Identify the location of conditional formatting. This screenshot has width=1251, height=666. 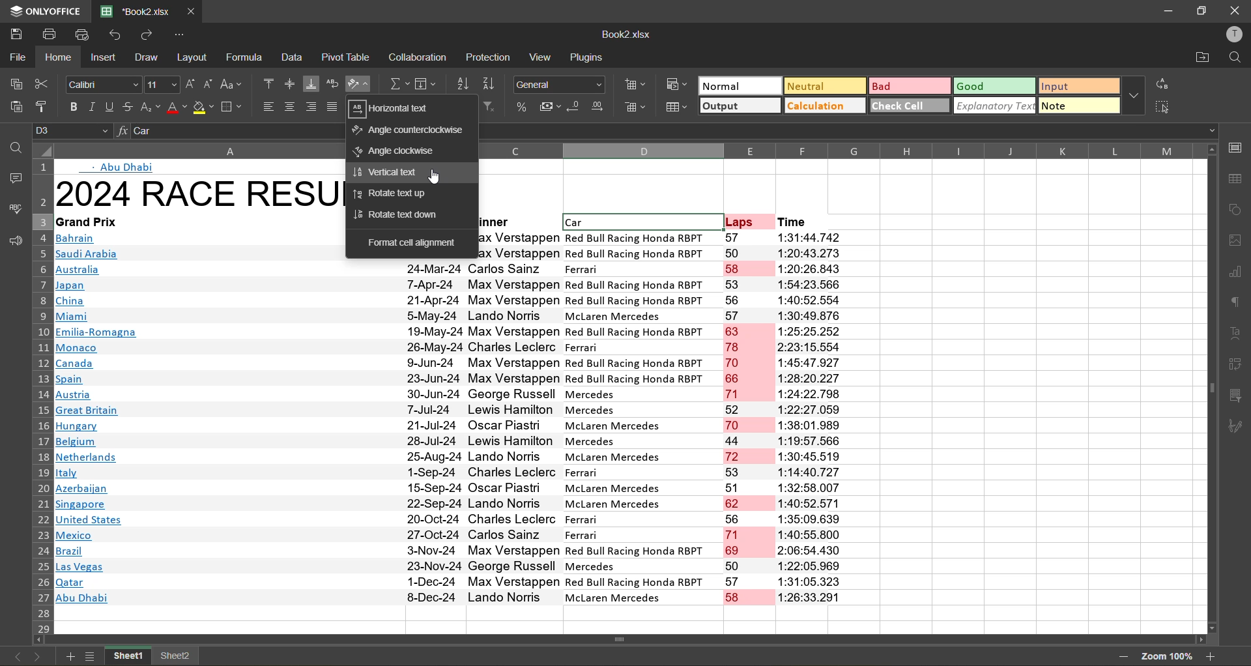
(680, 85).